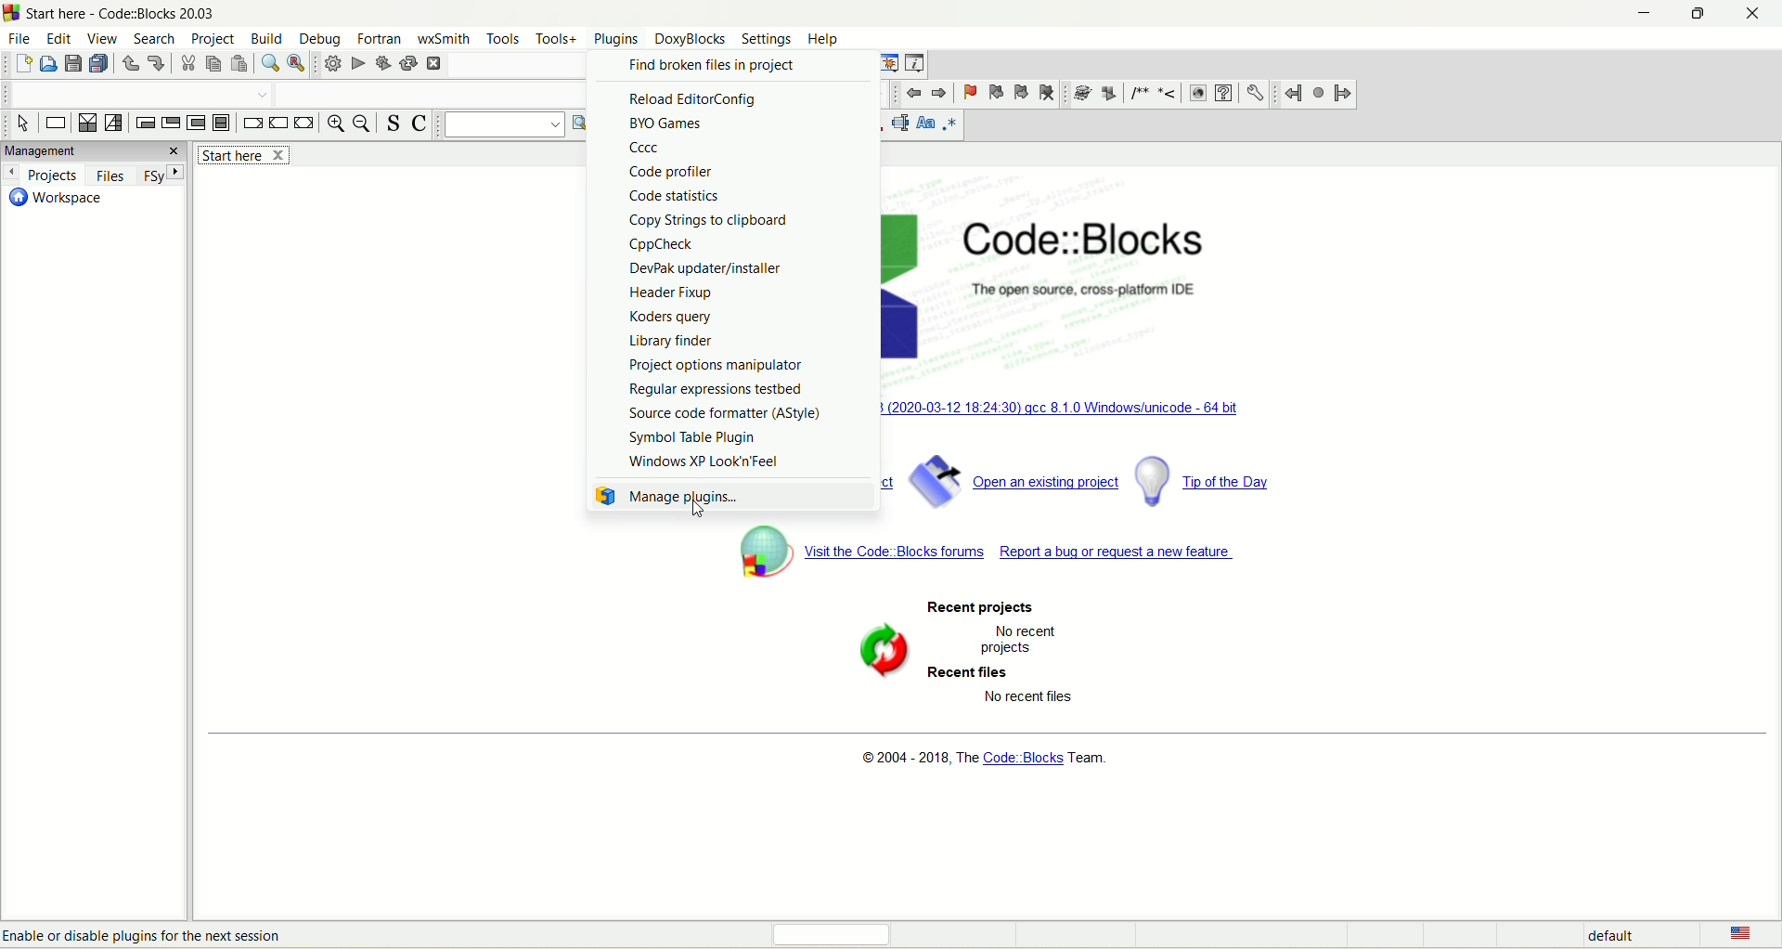  Describe the element at coordinates (670, 317) in the screenshot. I see `koders query` at that location.